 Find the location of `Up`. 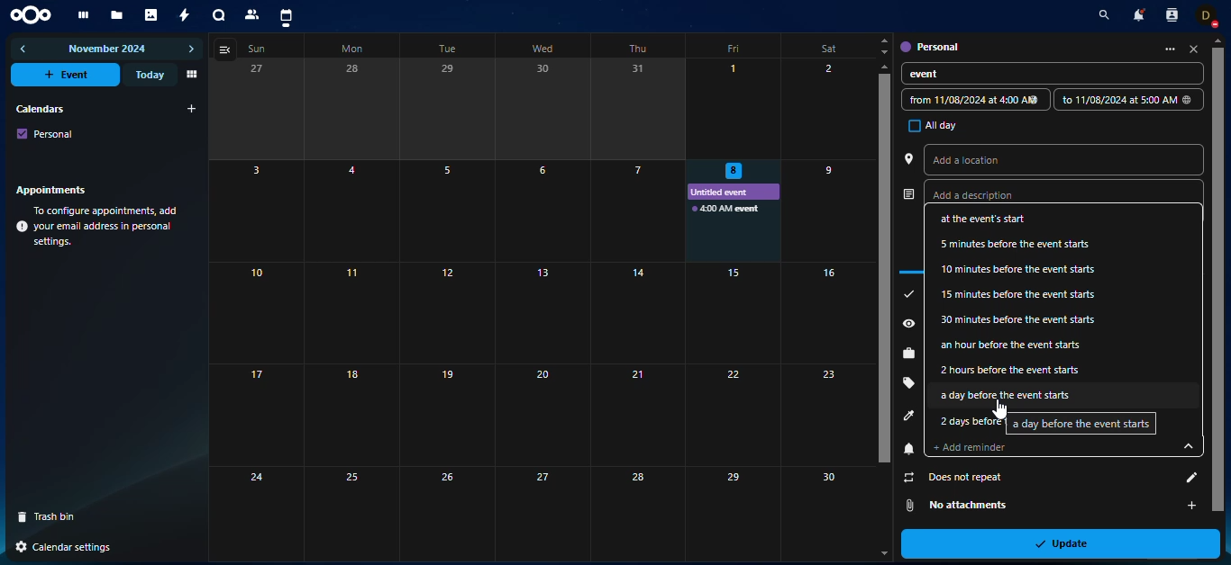

Up is located at coordinates (885, 40).